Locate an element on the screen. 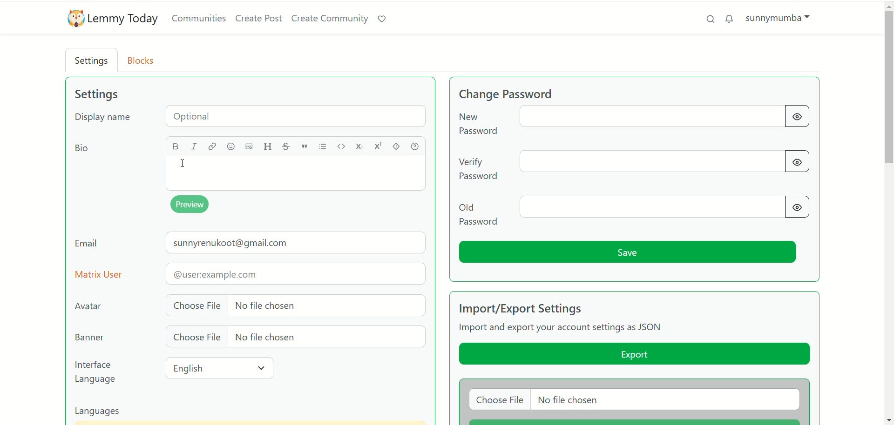 This screenshot has width=894, height=425. email is located at coordinates (251, 245).